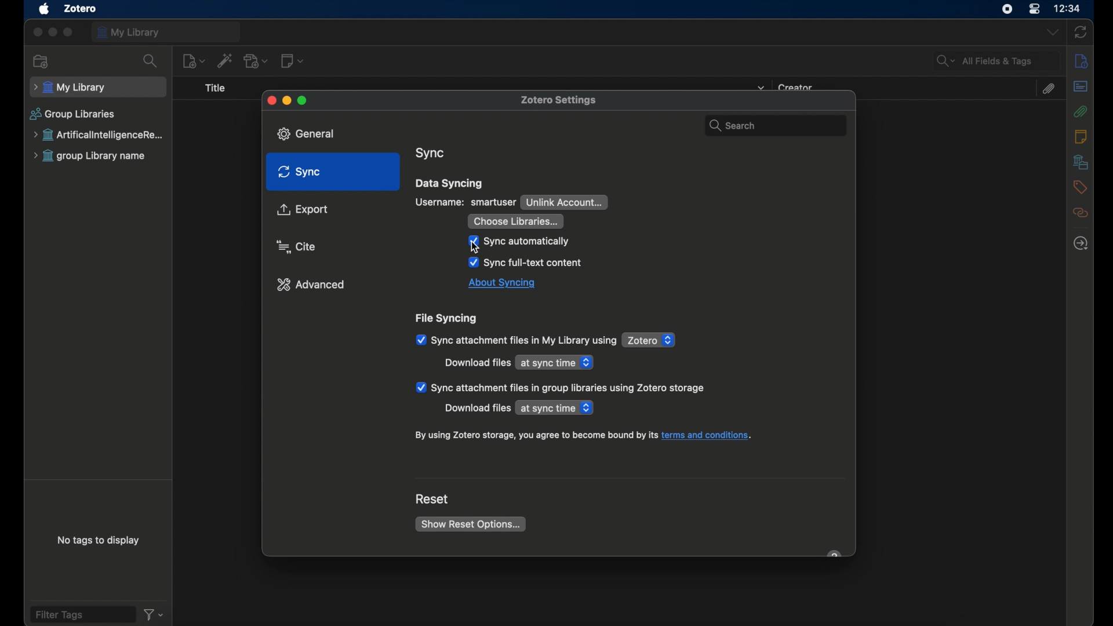 This screenshot has width=1113, height=626. Describe the element at coordinates (520, 241) in the screenshot. I see `sync automatically checkbox checked` at that location.